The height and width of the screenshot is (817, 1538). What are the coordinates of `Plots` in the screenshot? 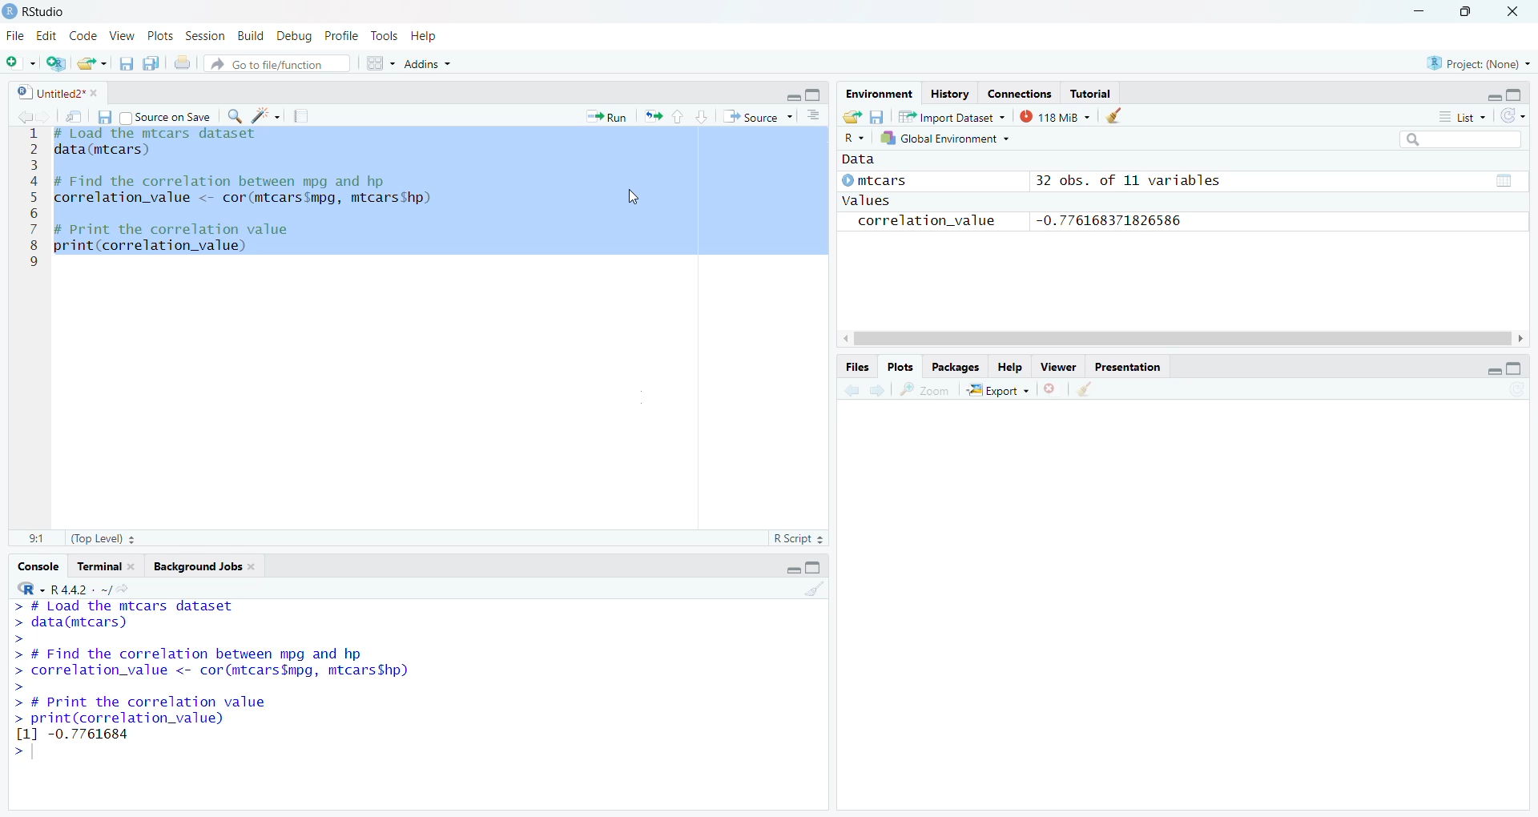 It's located at (160, 35).